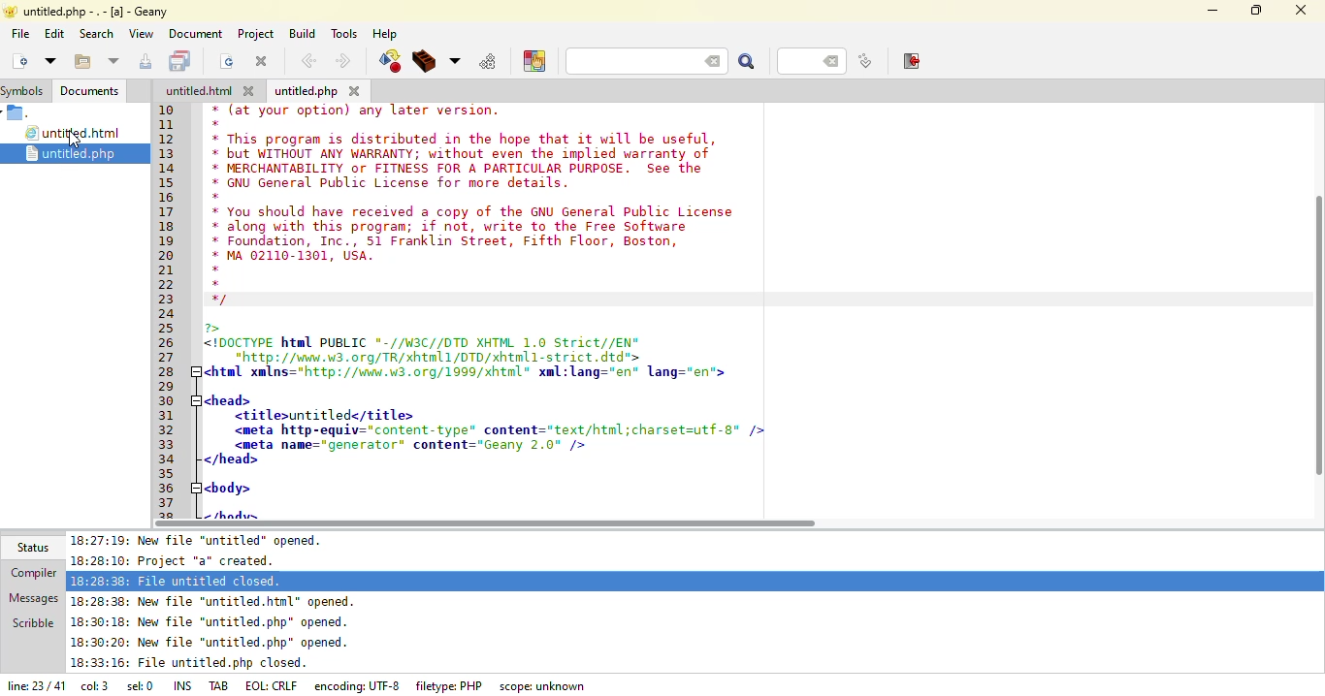  I want to click on sel, so click(136, 684).